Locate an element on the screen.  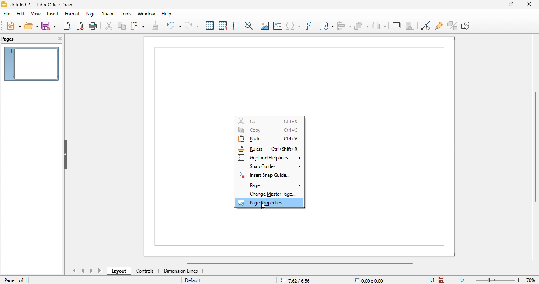
redo is located at coordinates (191, 26).